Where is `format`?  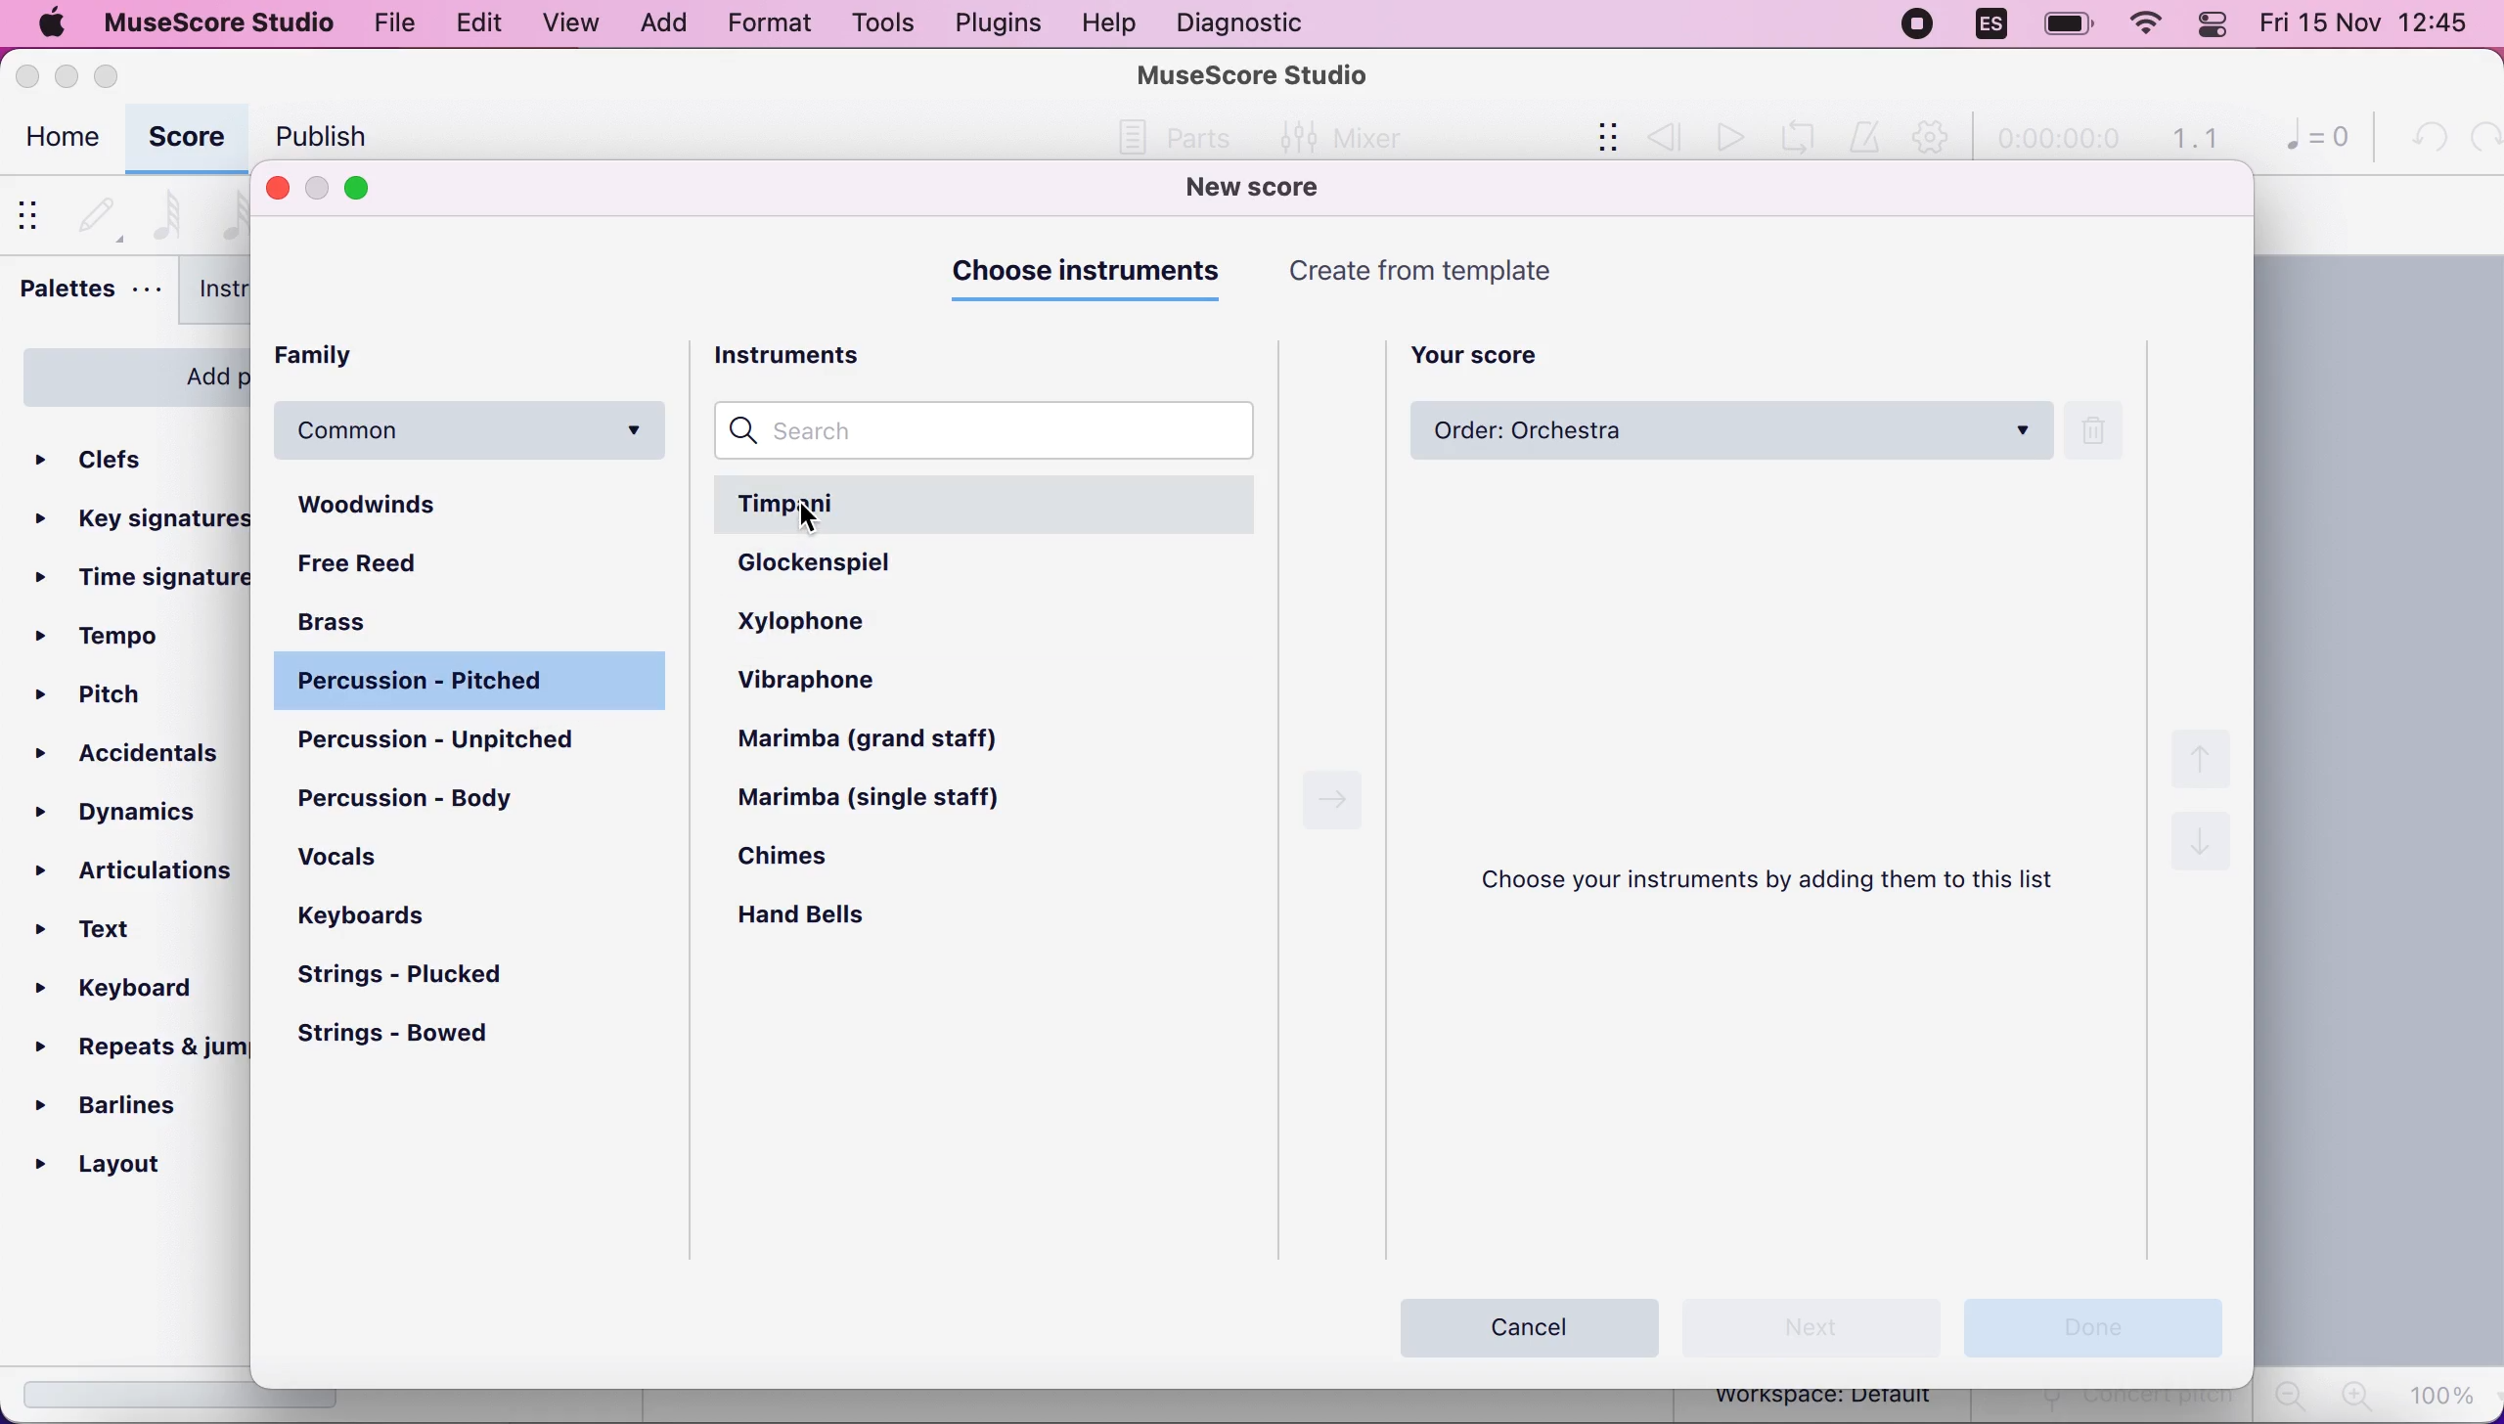
format is located at coordinates (762, 26).